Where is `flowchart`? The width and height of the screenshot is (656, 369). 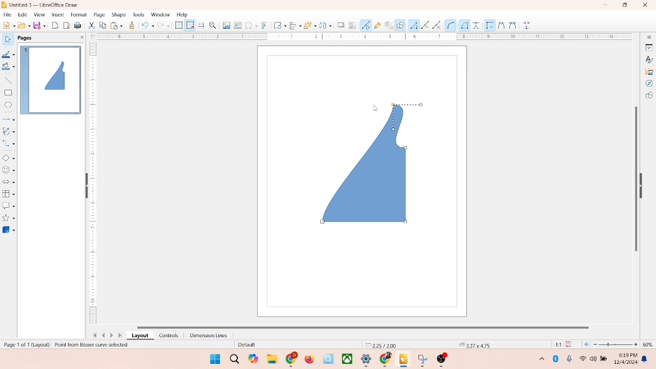
flowchart is located at coordinates (8, 194).